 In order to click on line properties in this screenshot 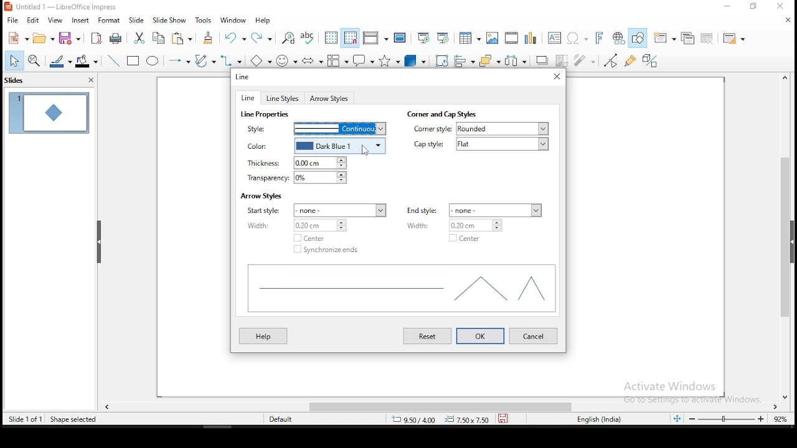, I will do `click(266, 114)`.